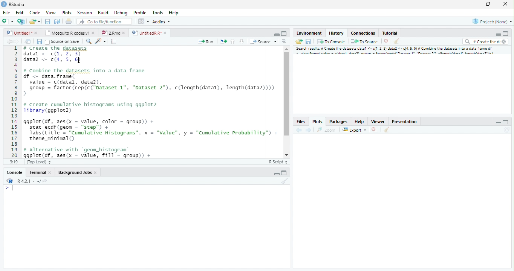 The width and height of the screenshot is (514, 271). Describe the element at coordinates (15, 162) in the screenshot. I see `1:1` at that location.